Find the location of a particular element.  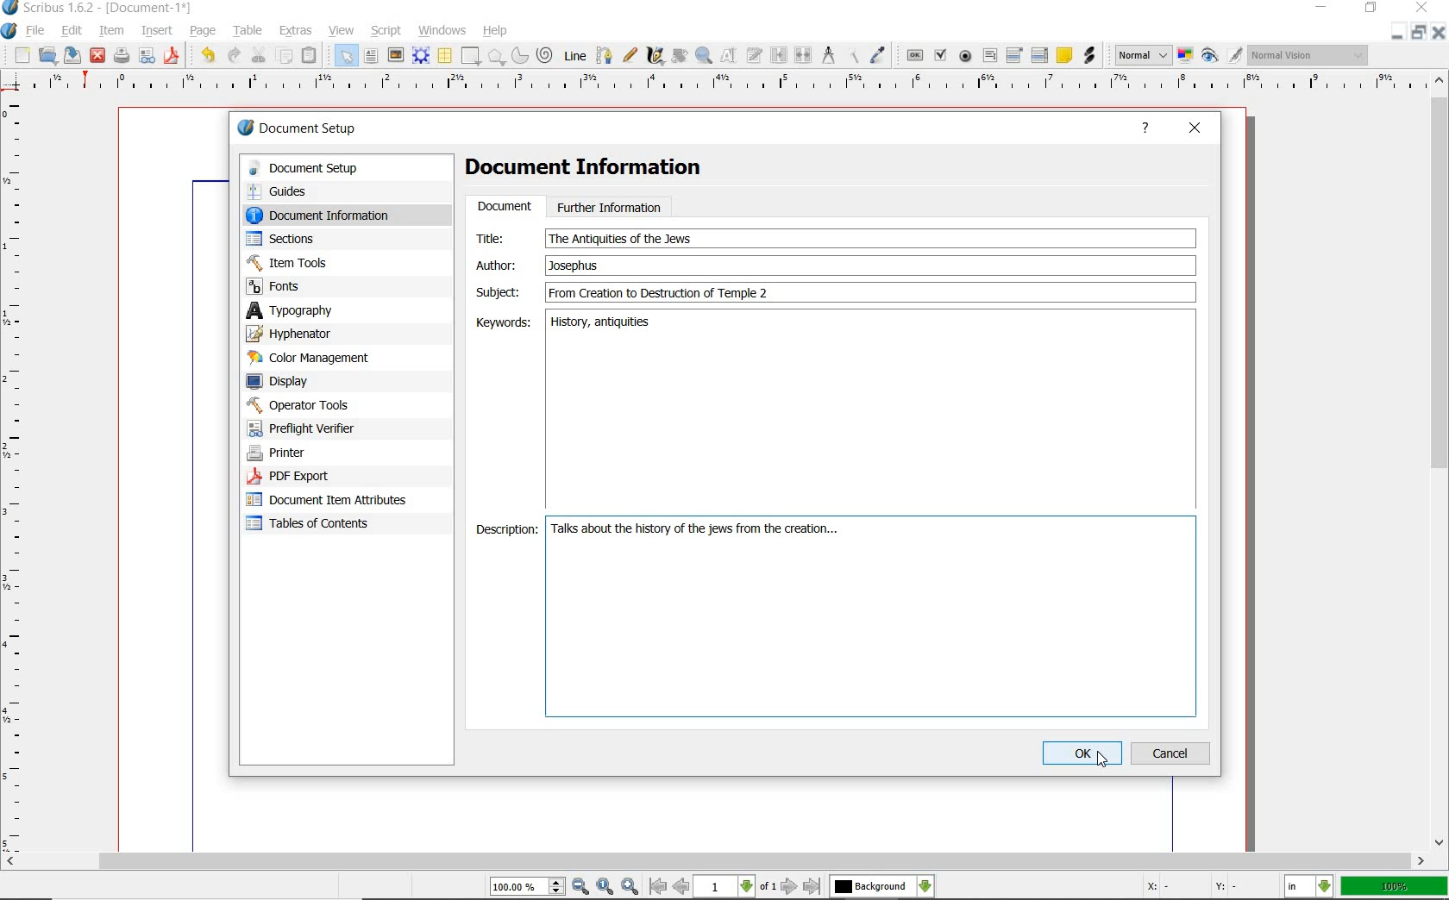

hypenator is located at coordinates (302, 334).